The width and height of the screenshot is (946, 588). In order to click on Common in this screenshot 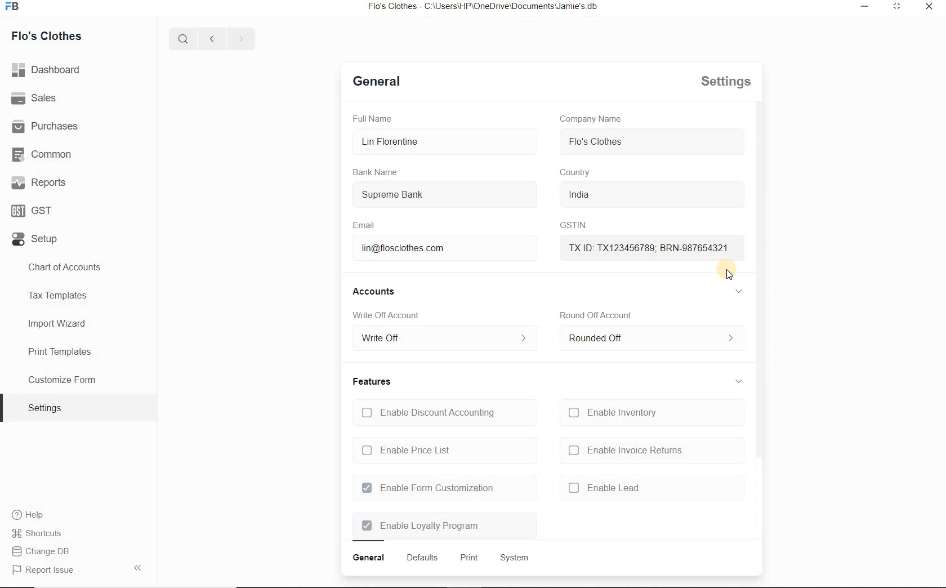, I will do `click(44, 155)`.